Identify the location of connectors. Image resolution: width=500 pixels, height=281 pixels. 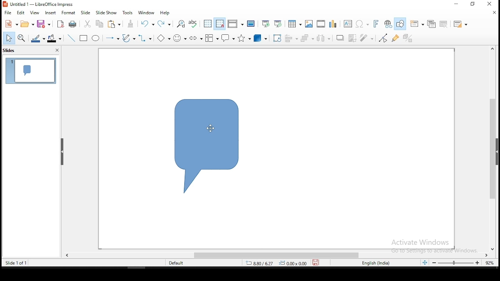
(145, 38).